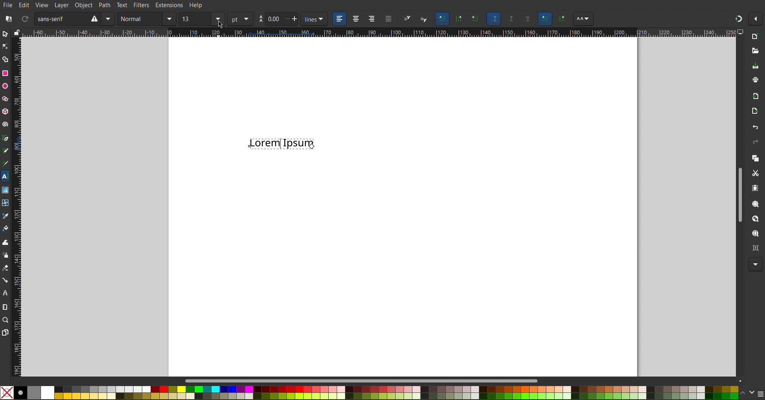  Describe the element at coordinates (338, 18) in the screenshot. I see `left align` at that location.